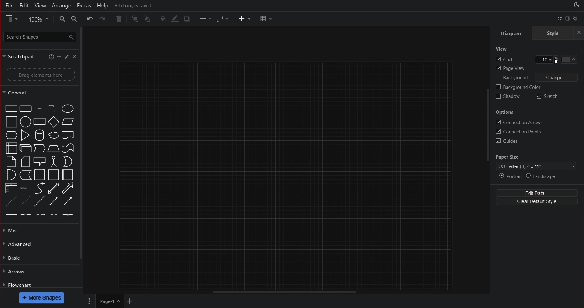 The image size is (584, 308). Describe the element at coordinates (39, 175) in the screenshot. I see `vertical box` at that location.